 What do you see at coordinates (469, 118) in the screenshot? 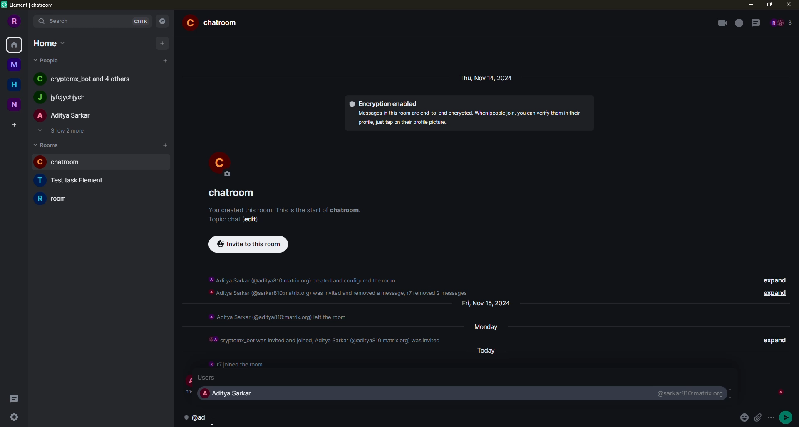
I see `info` at bounding box center [469, 118].